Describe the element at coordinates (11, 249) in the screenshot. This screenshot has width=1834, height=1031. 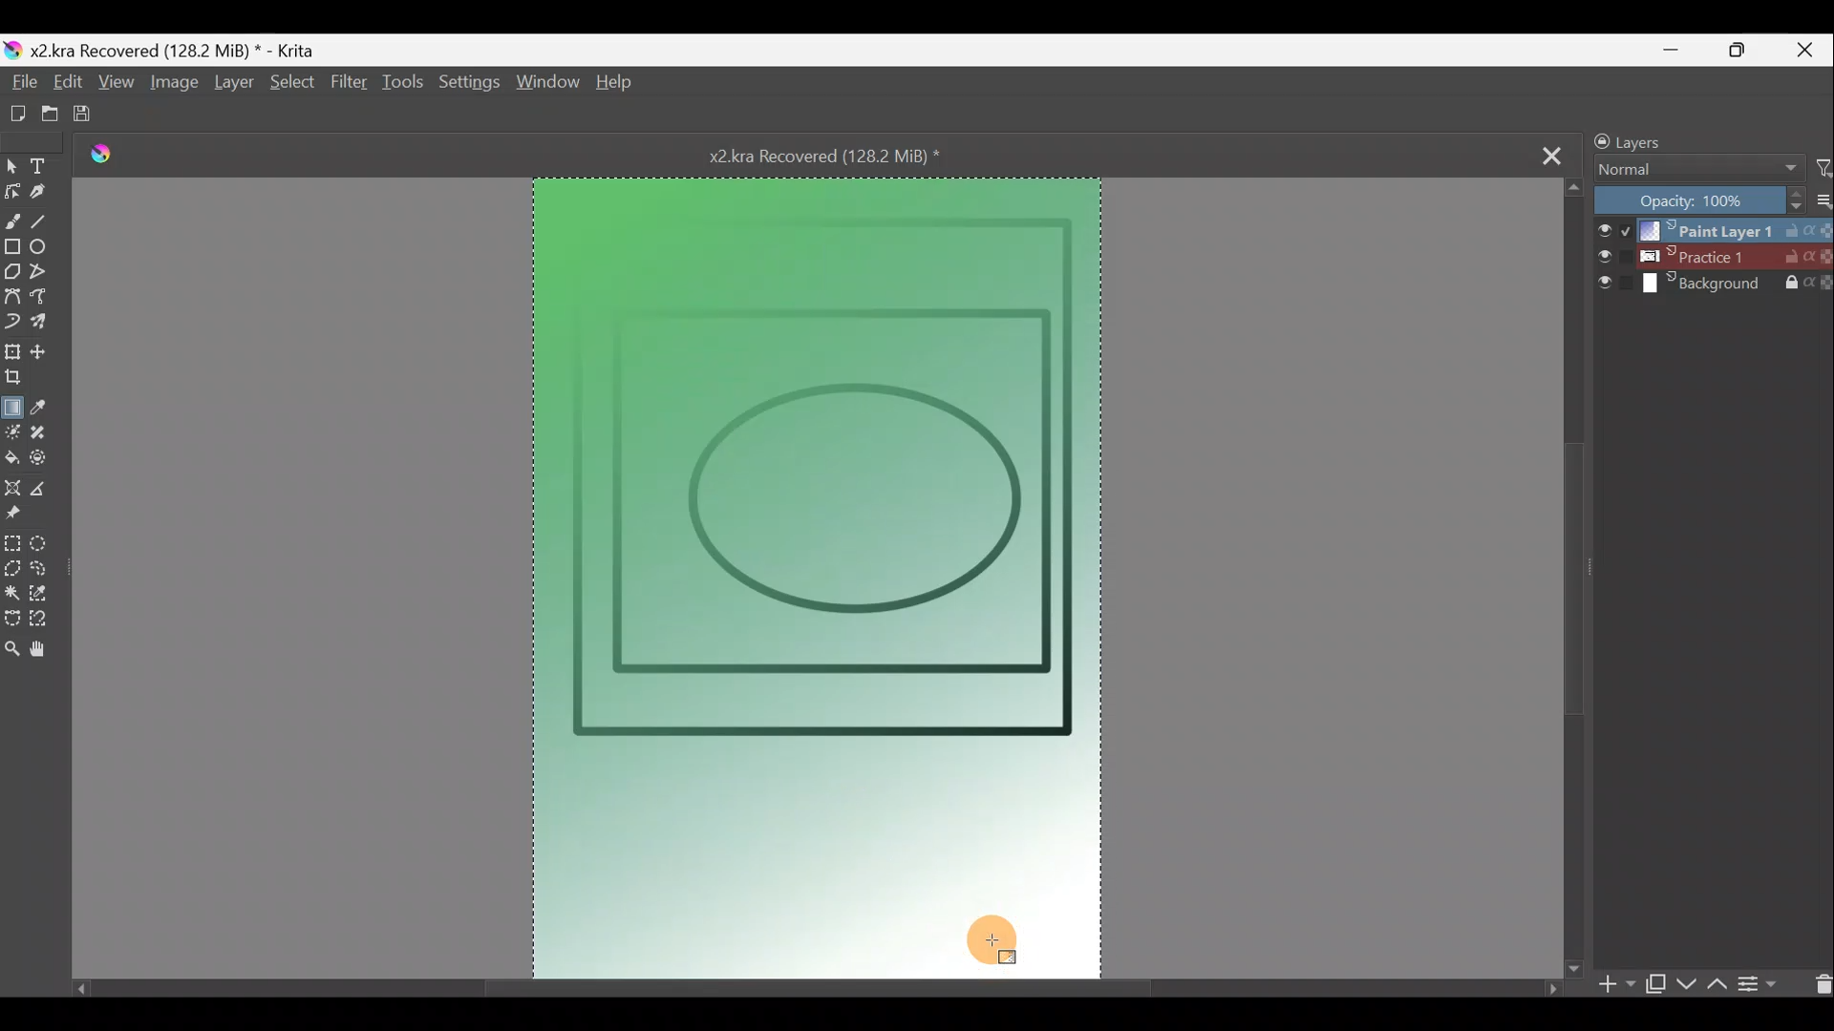
I see `Rectangle tool` at that location.